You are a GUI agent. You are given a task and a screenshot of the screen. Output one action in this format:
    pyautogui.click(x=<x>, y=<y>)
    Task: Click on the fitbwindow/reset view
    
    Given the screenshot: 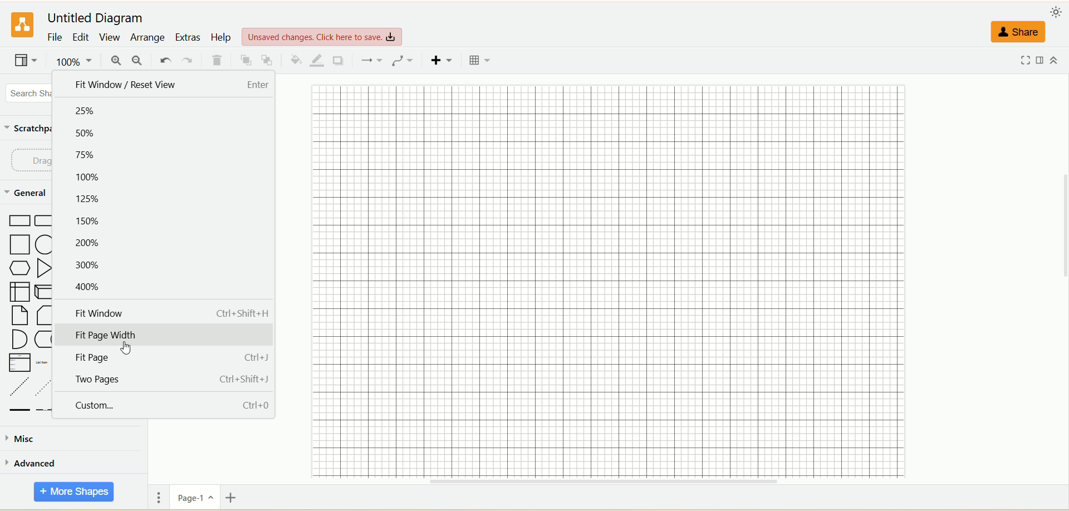 What is the action you would take?
    pyautogui.click(x=122, y=85)
    